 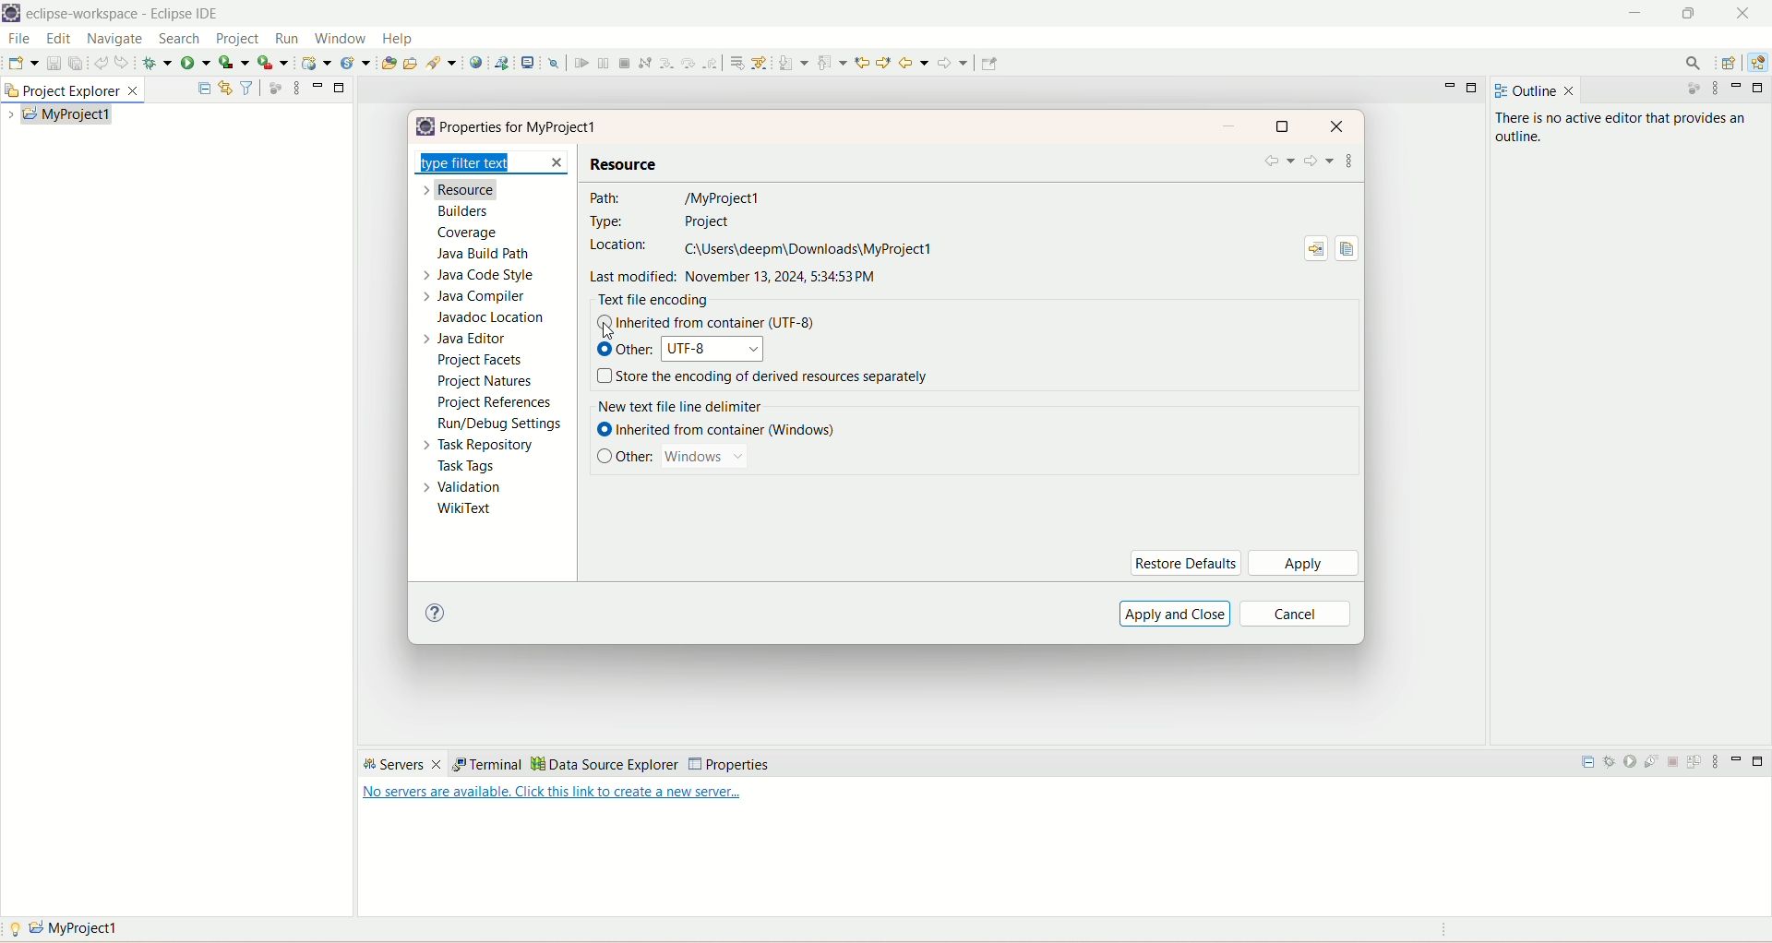 What do you see at coordinates (763, 62) in the screenshot?
I see `use step filters` at bounding box center [763, 62].